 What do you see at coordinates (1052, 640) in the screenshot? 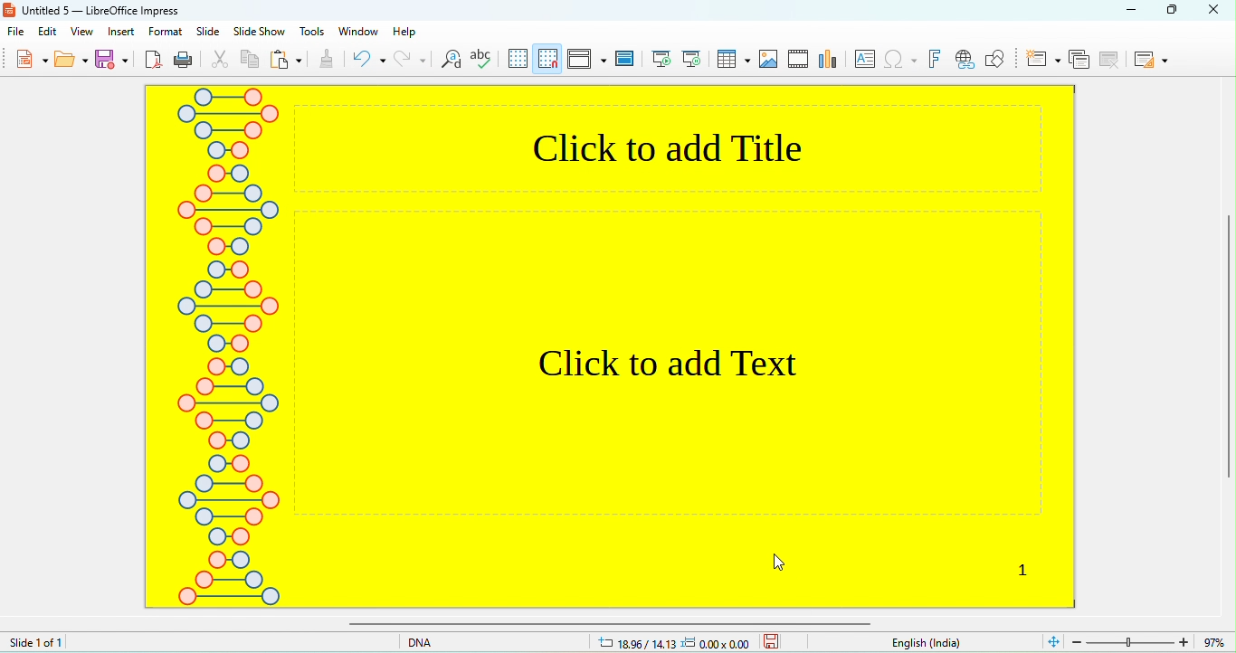
I see `fit to current window` at bounding box center [1052, 640].